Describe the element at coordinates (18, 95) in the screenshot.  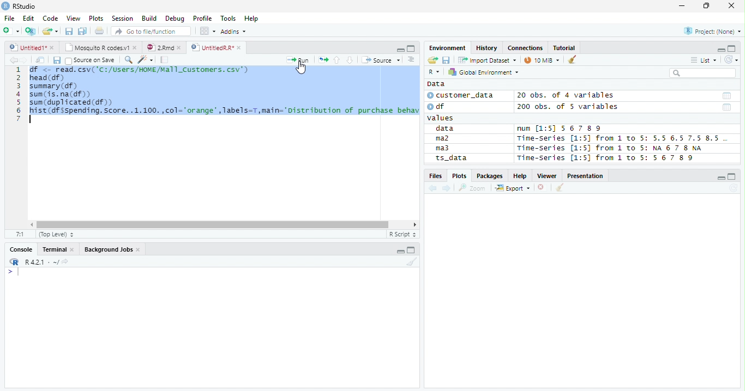
I see `Row Number` at that location.